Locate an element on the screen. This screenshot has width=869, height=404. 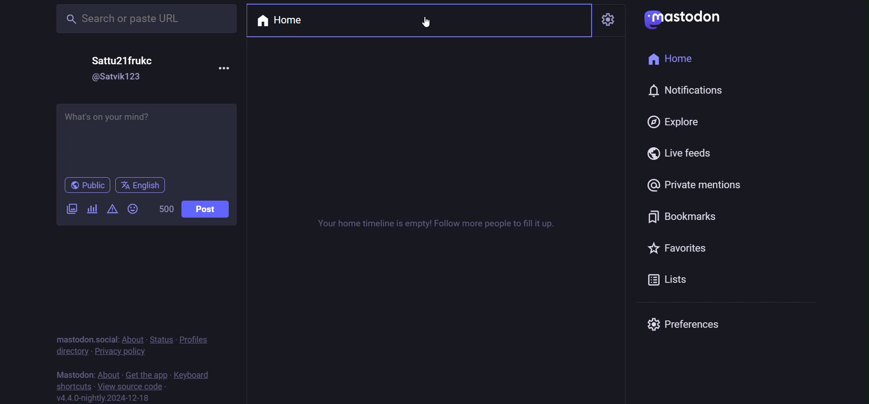
version is located at coordinates (104, 398).